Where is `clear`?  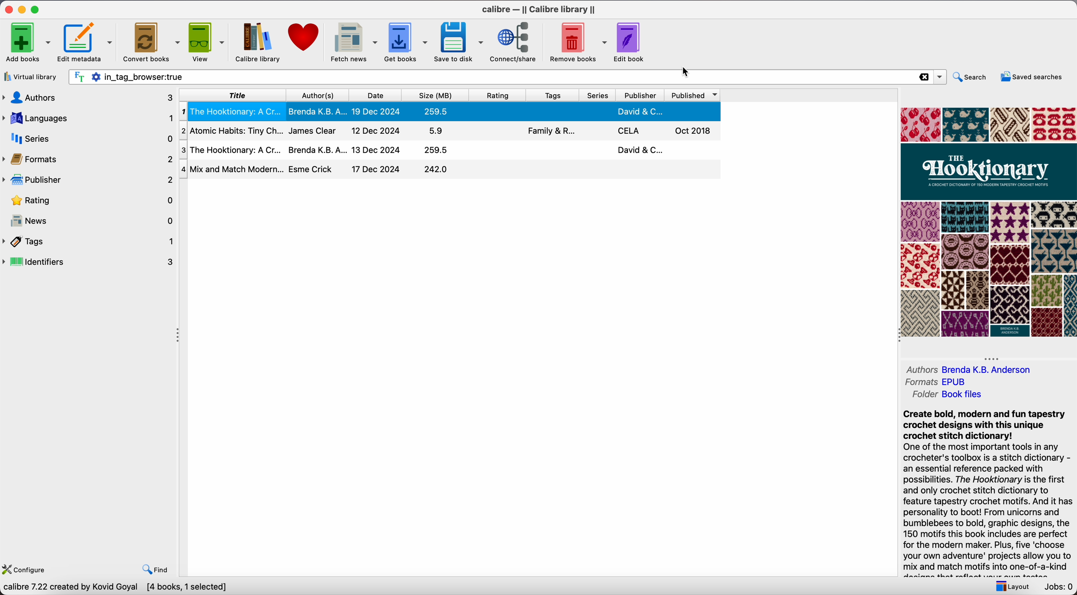
clear is located at coordinates (924, 77).